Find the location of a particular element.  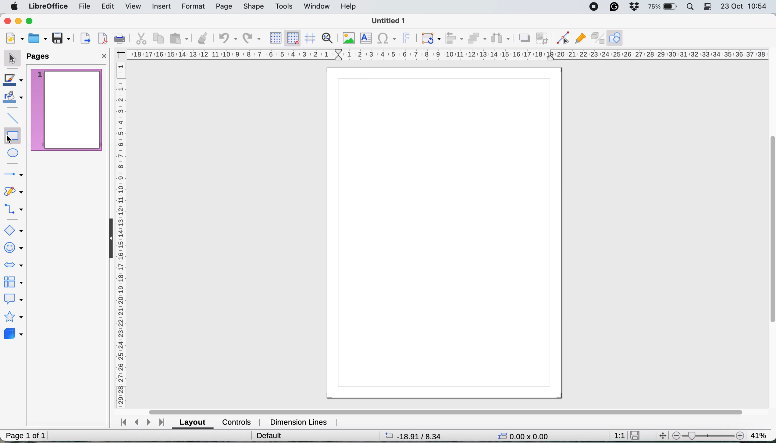

Untitled 1 is located at coordinates (387, 21).